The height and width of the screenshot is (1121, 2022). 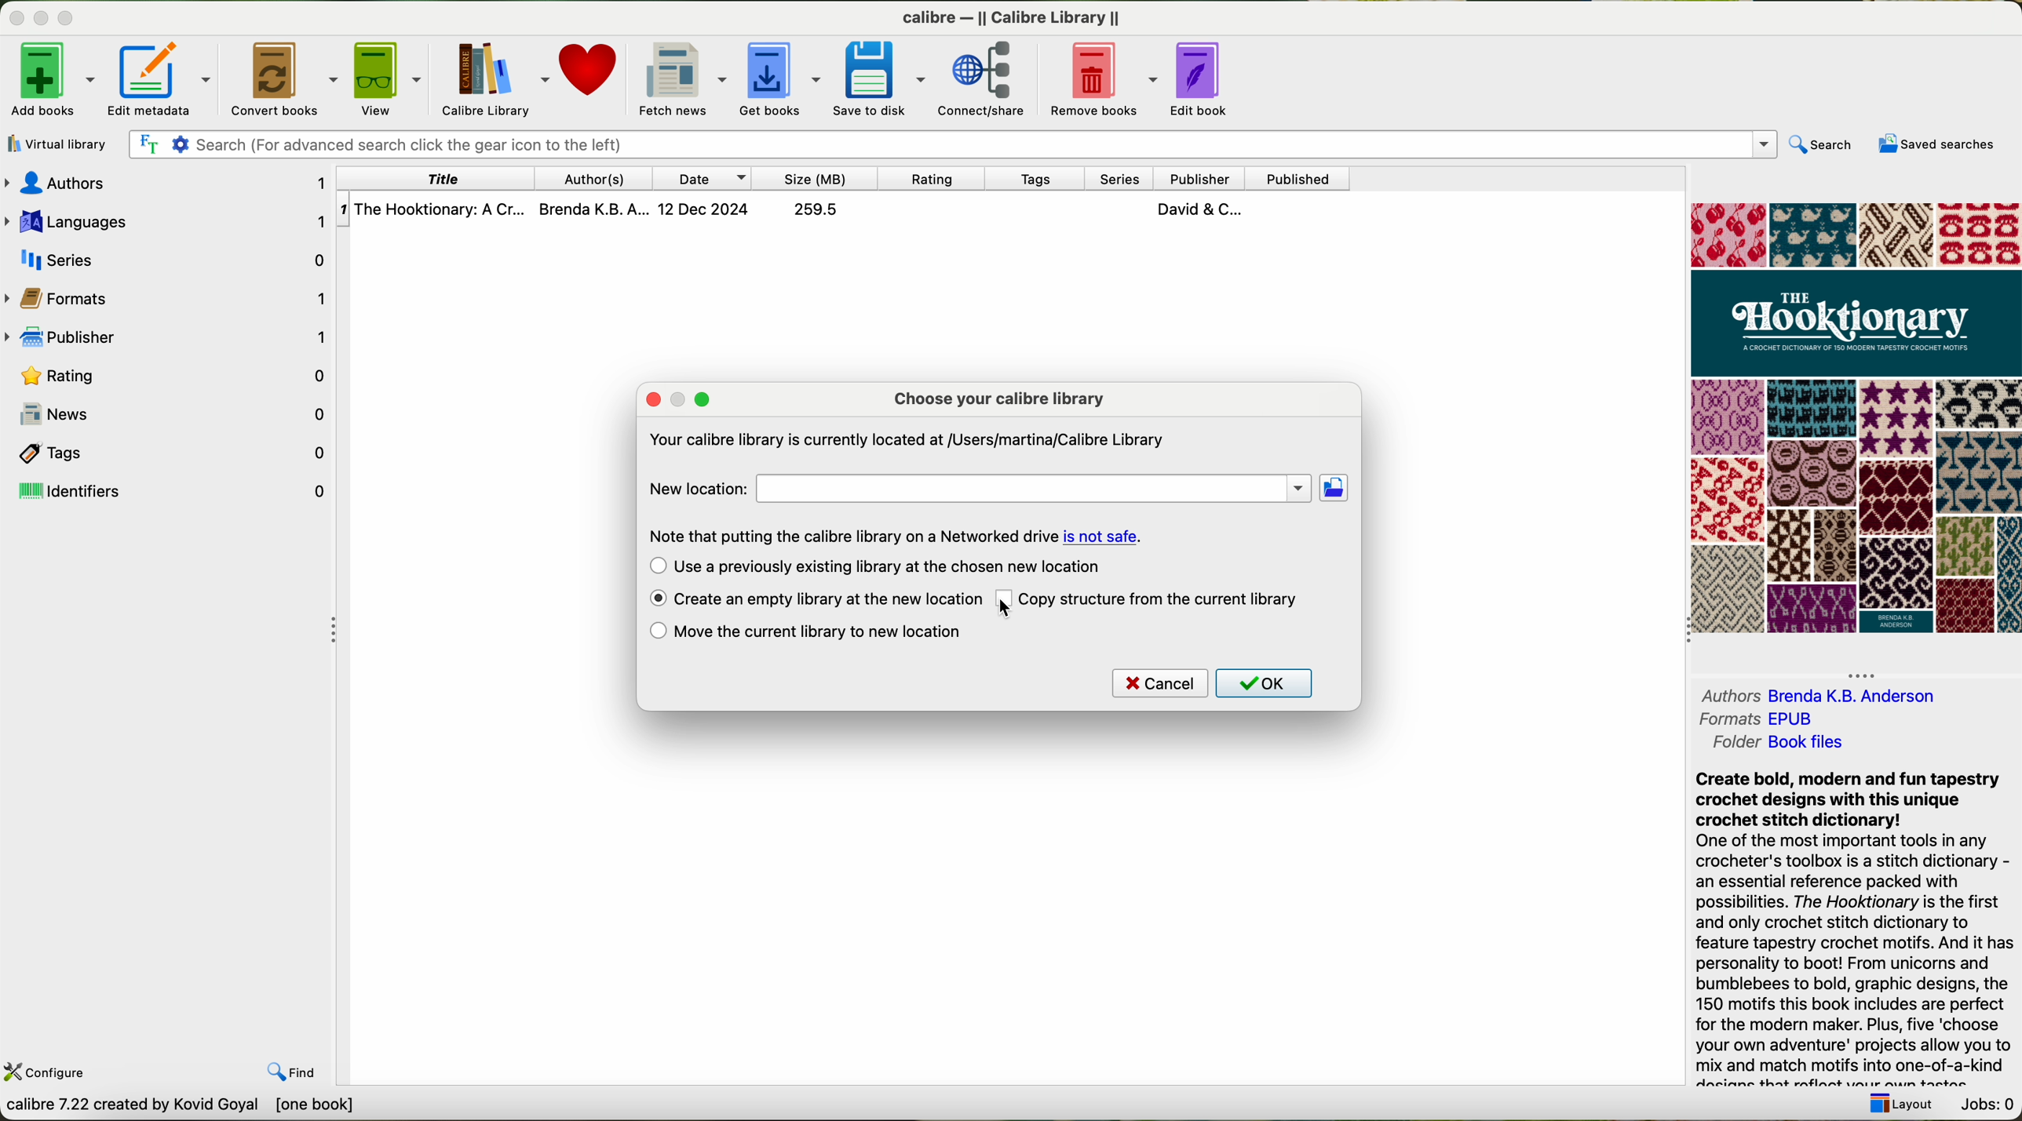 I want to click on date, so click(x=706, y=178).